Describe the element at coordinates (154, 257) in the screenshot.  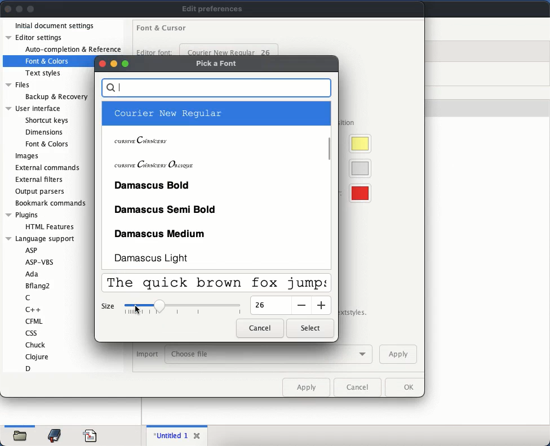
I see `Damascus Light` at that location.